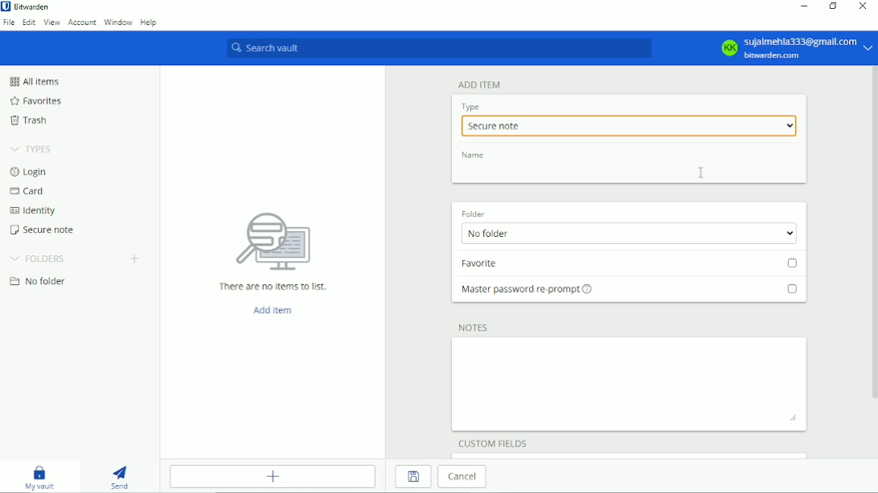 Image resolution: width=878 pixels, height=493 pixels. What do you see at coordinates (703, 172) in the screenshot?
I see `Cursor` at bounding box center [703, 172].